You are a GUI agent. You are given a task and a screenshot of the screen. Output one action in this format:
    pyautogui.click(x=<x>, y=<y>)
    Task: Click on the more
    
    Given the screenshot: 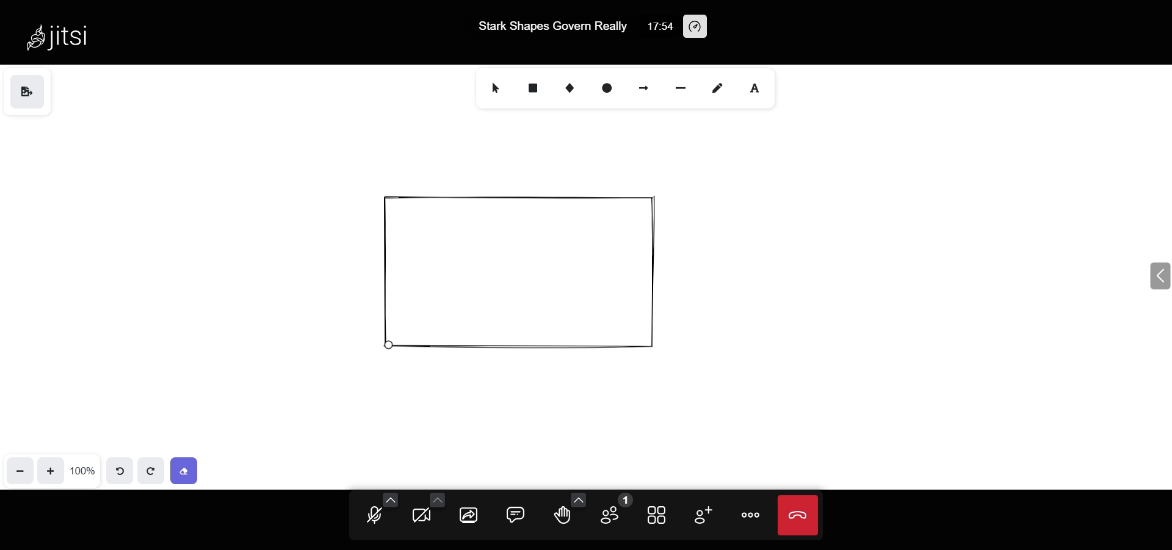 What is the action you would take?
    pyautogui.click(x=752, y=514)
    